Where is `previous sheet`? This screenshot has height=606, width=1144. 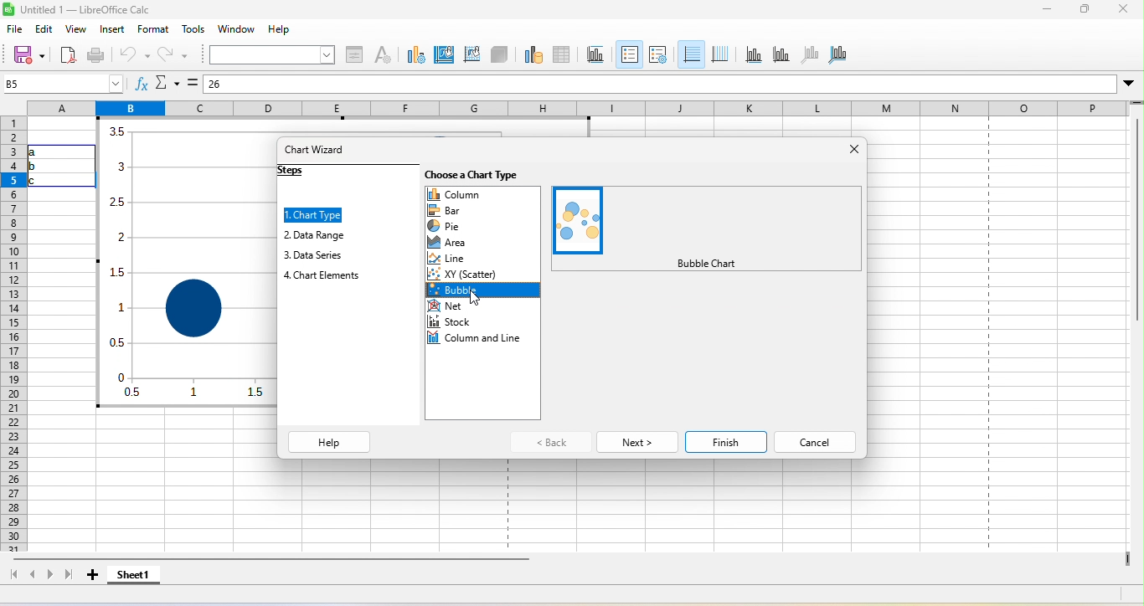
previous sheet is located at coordinates (33, 576).